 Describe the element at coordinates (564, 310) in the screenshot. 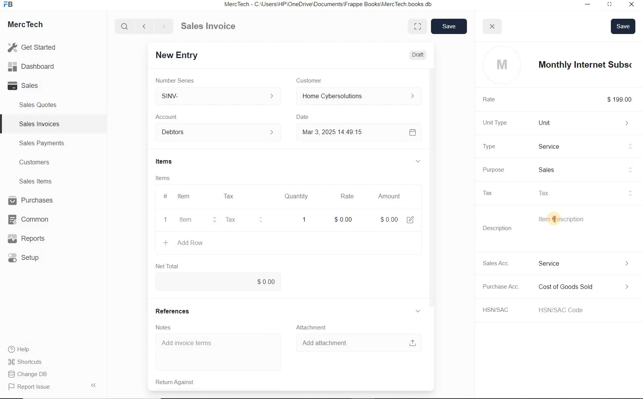

I see `HSN/SAC Code` at that location.